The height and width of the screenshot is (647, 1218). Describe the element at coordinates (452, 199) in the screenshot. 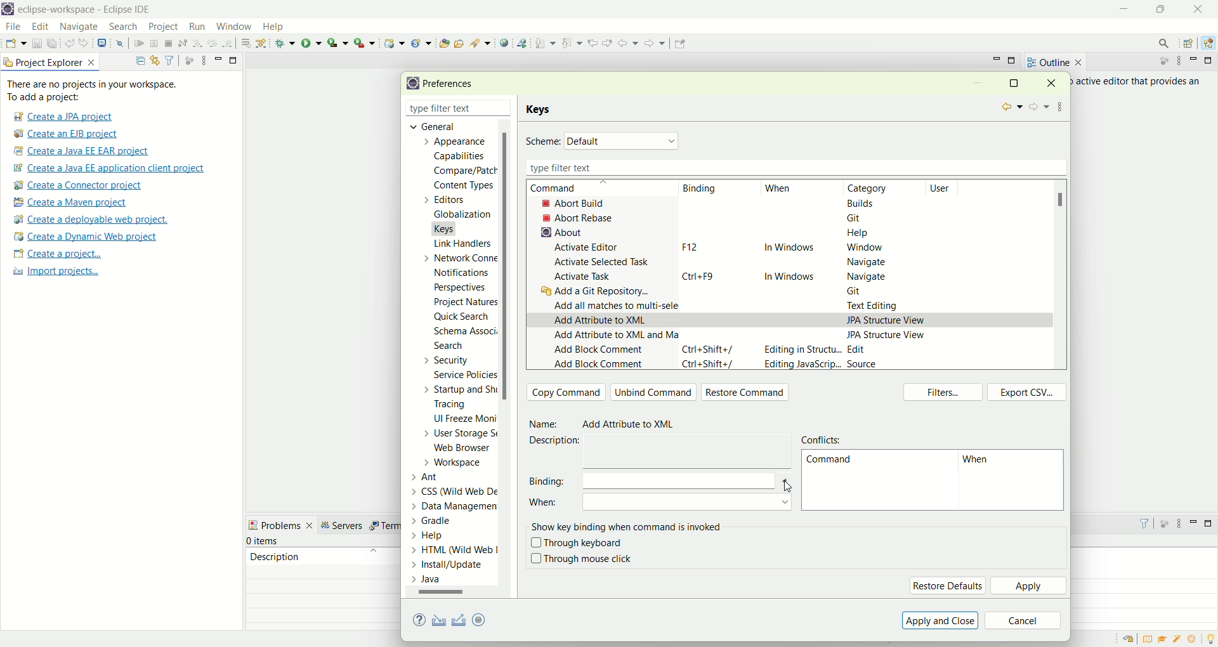

I see `editors` at that location.